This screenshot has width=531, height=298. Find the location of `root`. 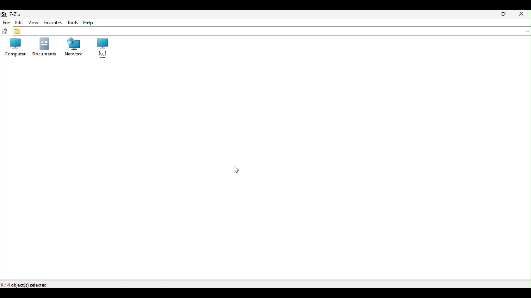

root is located at coordinates (101, 48).